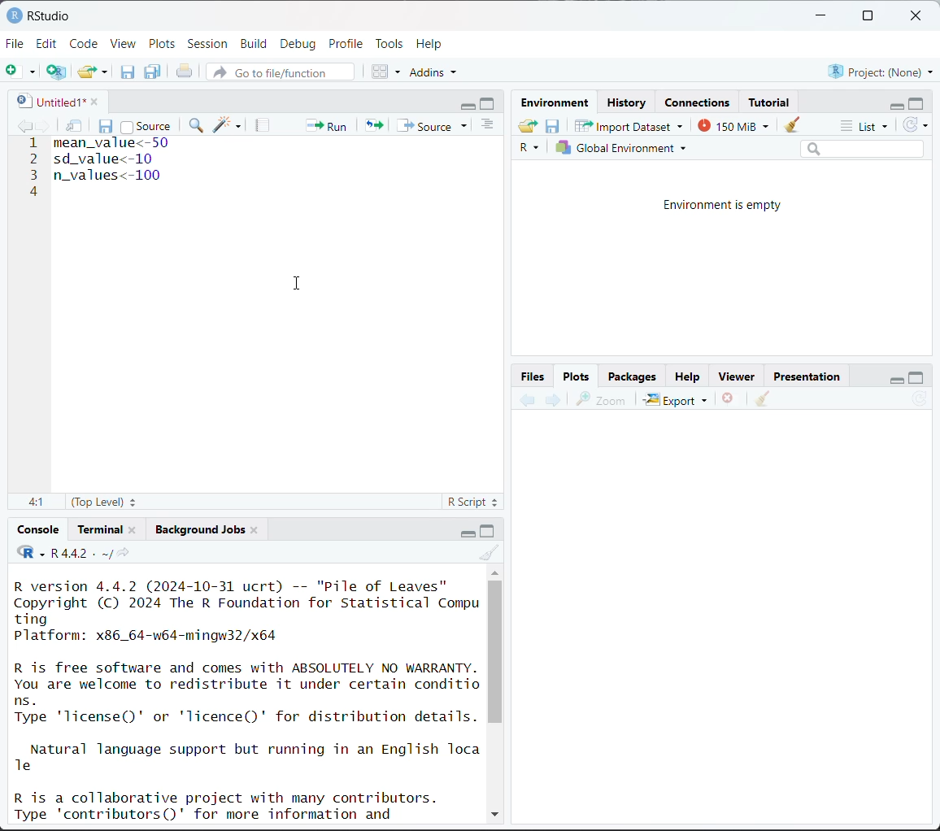 This screenshot has width=940, height=831. What do you see at coordinates (106, 502) in the screenshot?
I see `(top level)` at bounding box center [106, 502].